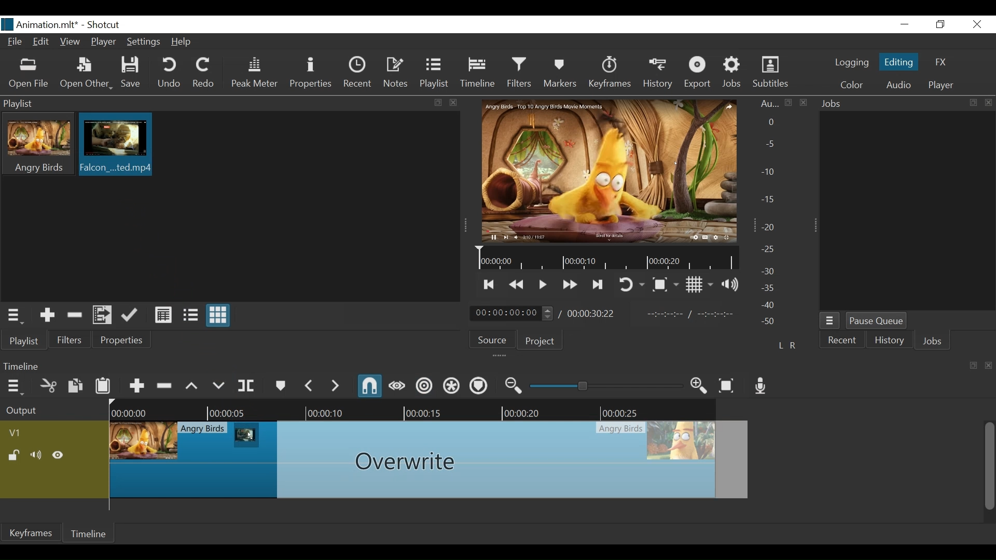 The width and height of the screenshot is (996, 560). Describe the element at coordinates (102, 41) in the screenshot. I see `Player` at that location.